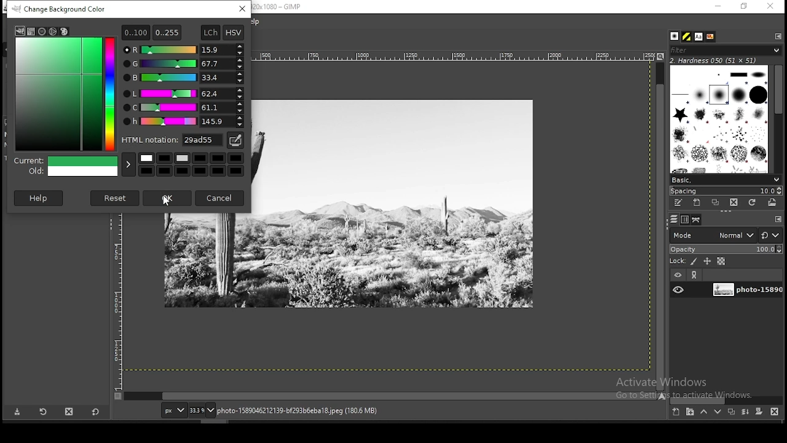 This screenshot has width=787, height=443. Describe the element at coordinates (243, 9) in the screenshot. I see `close window` at that location.